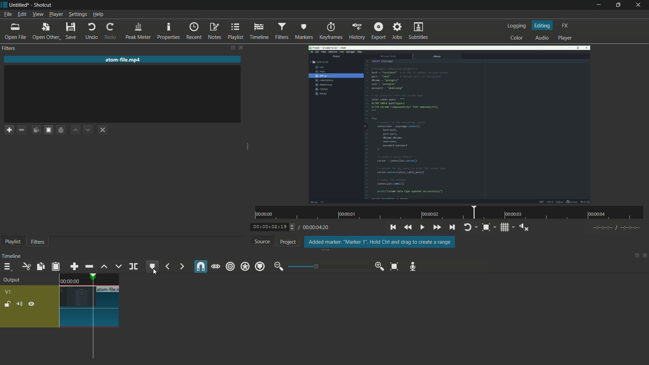 This screenshot has width=649, height=365. Describe the element at coordinates (110, 32) in the screenshot. I see `redo` at that location.